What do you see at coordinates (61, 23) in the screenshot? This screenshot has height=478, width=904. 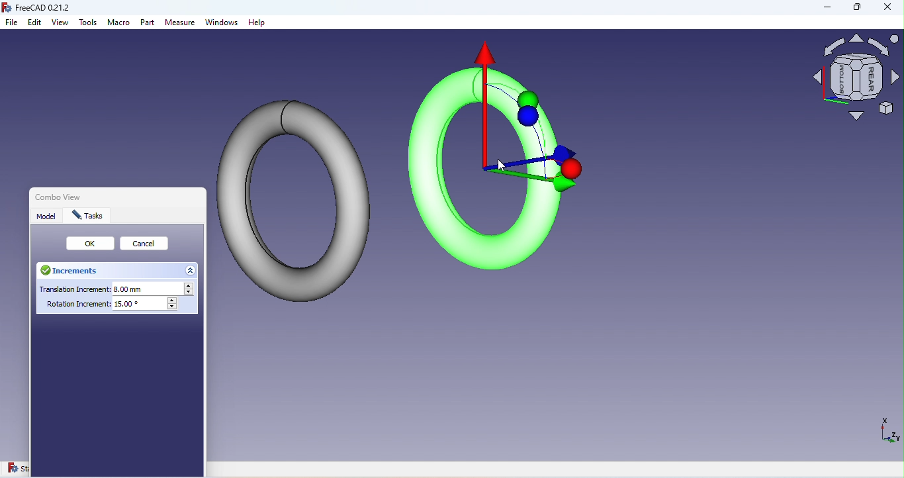 I see `View` at bounding box center [61, 23].